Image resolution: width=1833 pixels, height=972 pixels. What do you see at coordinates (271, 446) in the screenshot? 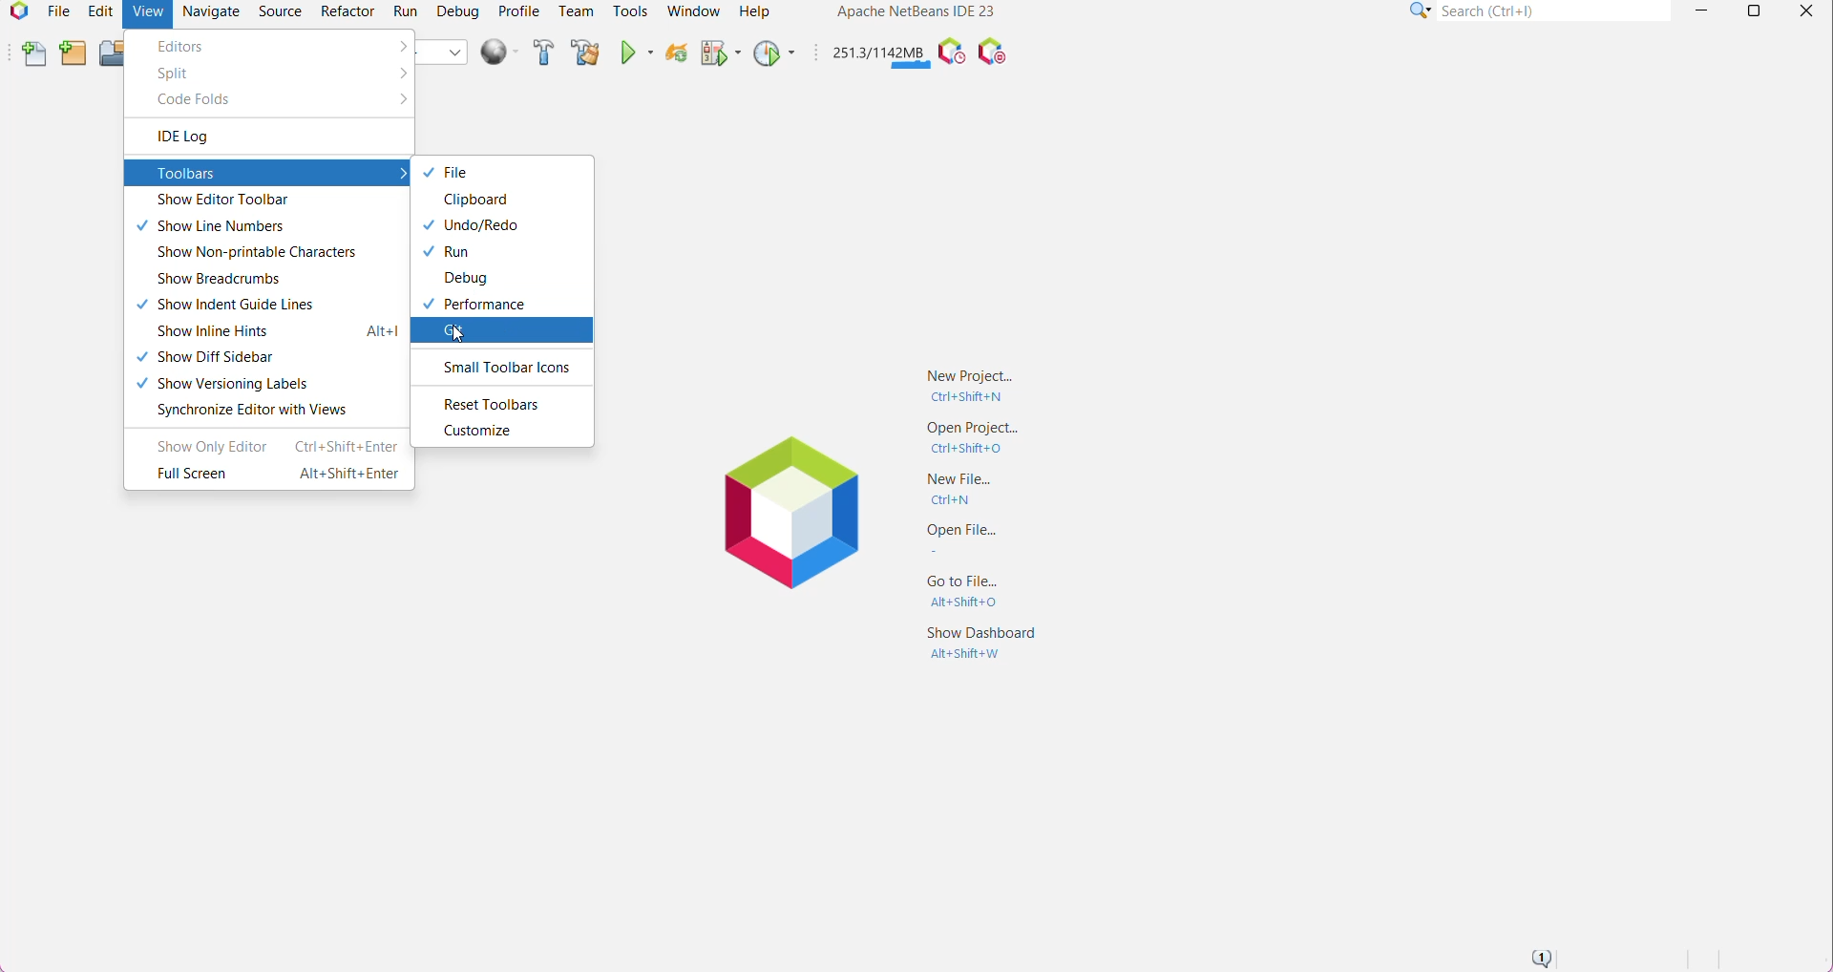
I see `Show Only Editor` at bounding box center [271, 446].